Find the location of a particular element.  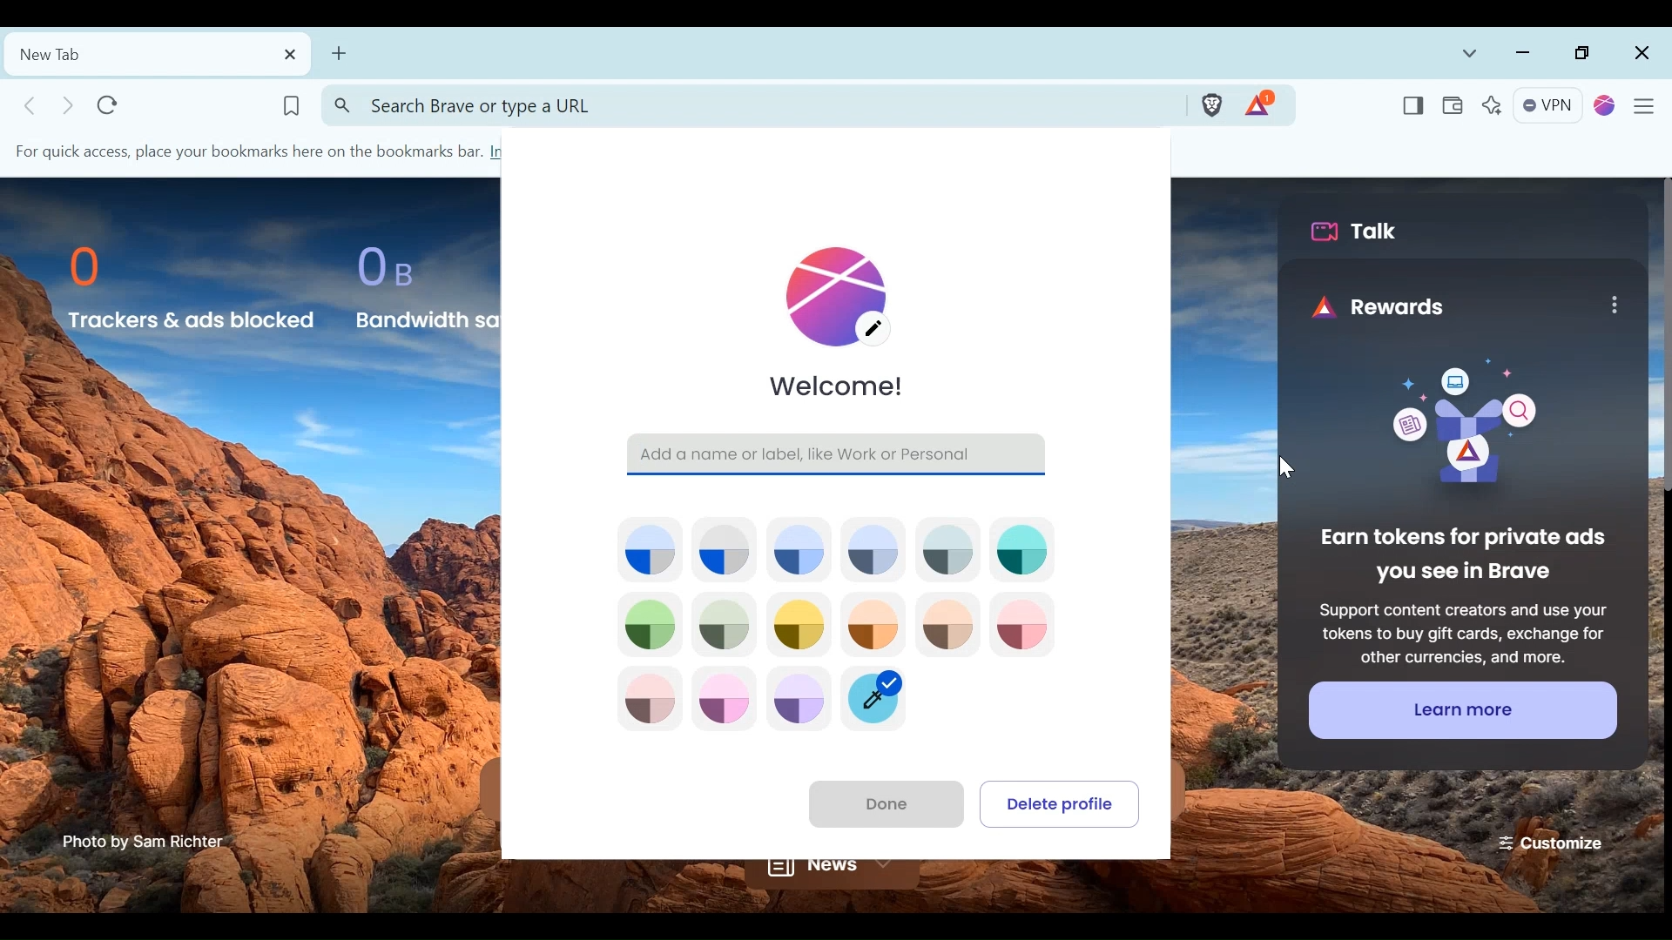

Delete Profile is located at coordinates (1062, 802).